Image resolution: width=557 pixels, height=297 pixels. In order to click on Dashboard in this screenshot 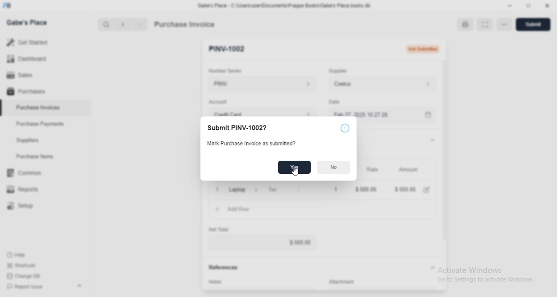, I will do `click(45, 58)`.